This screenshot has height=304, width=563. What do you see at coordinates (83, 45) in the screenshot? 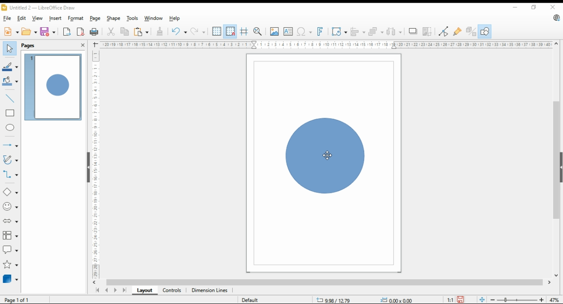
I see `close pane` at bounding box center [83, 45].